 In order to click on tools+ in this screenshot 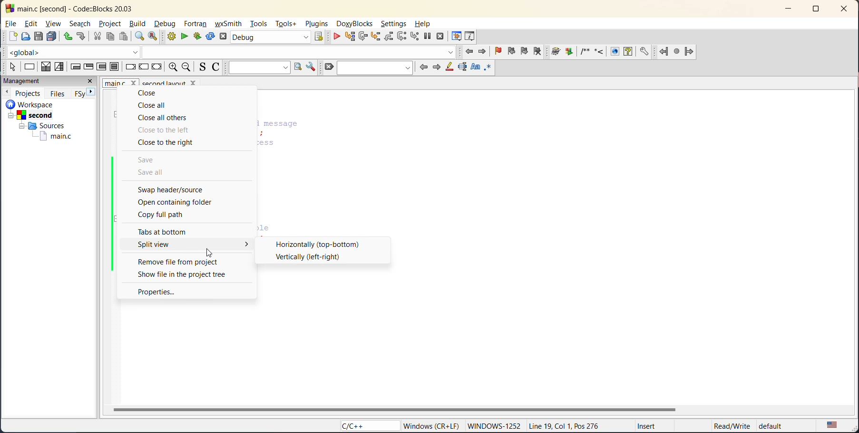, I will do `click(288, 24)`.